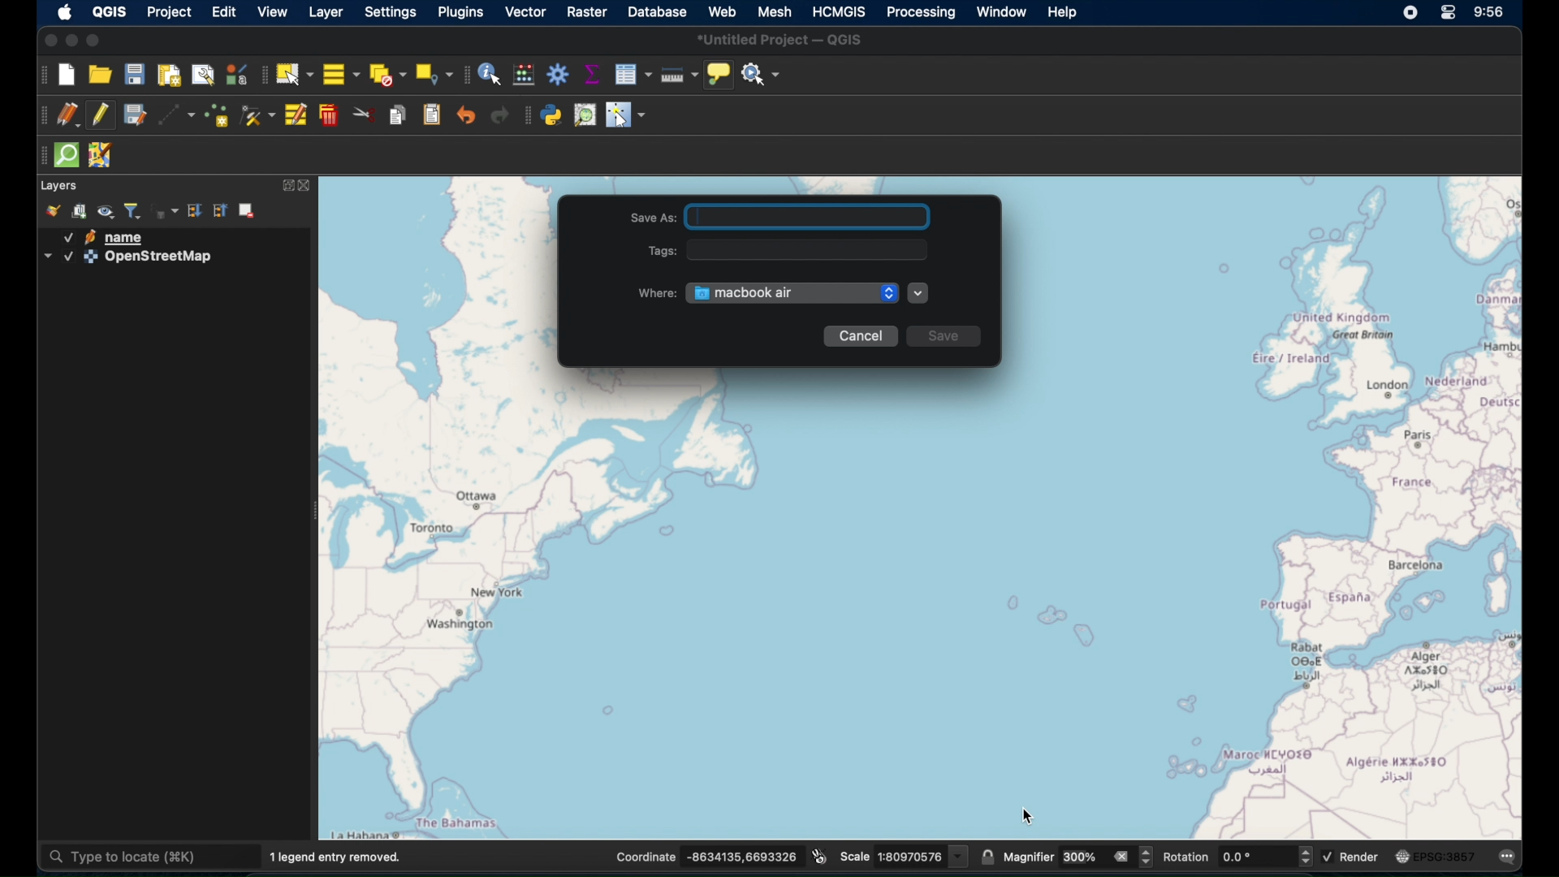  Describe the element at coordinates (948, 338) in the screenshot. I see `Save` at that location.